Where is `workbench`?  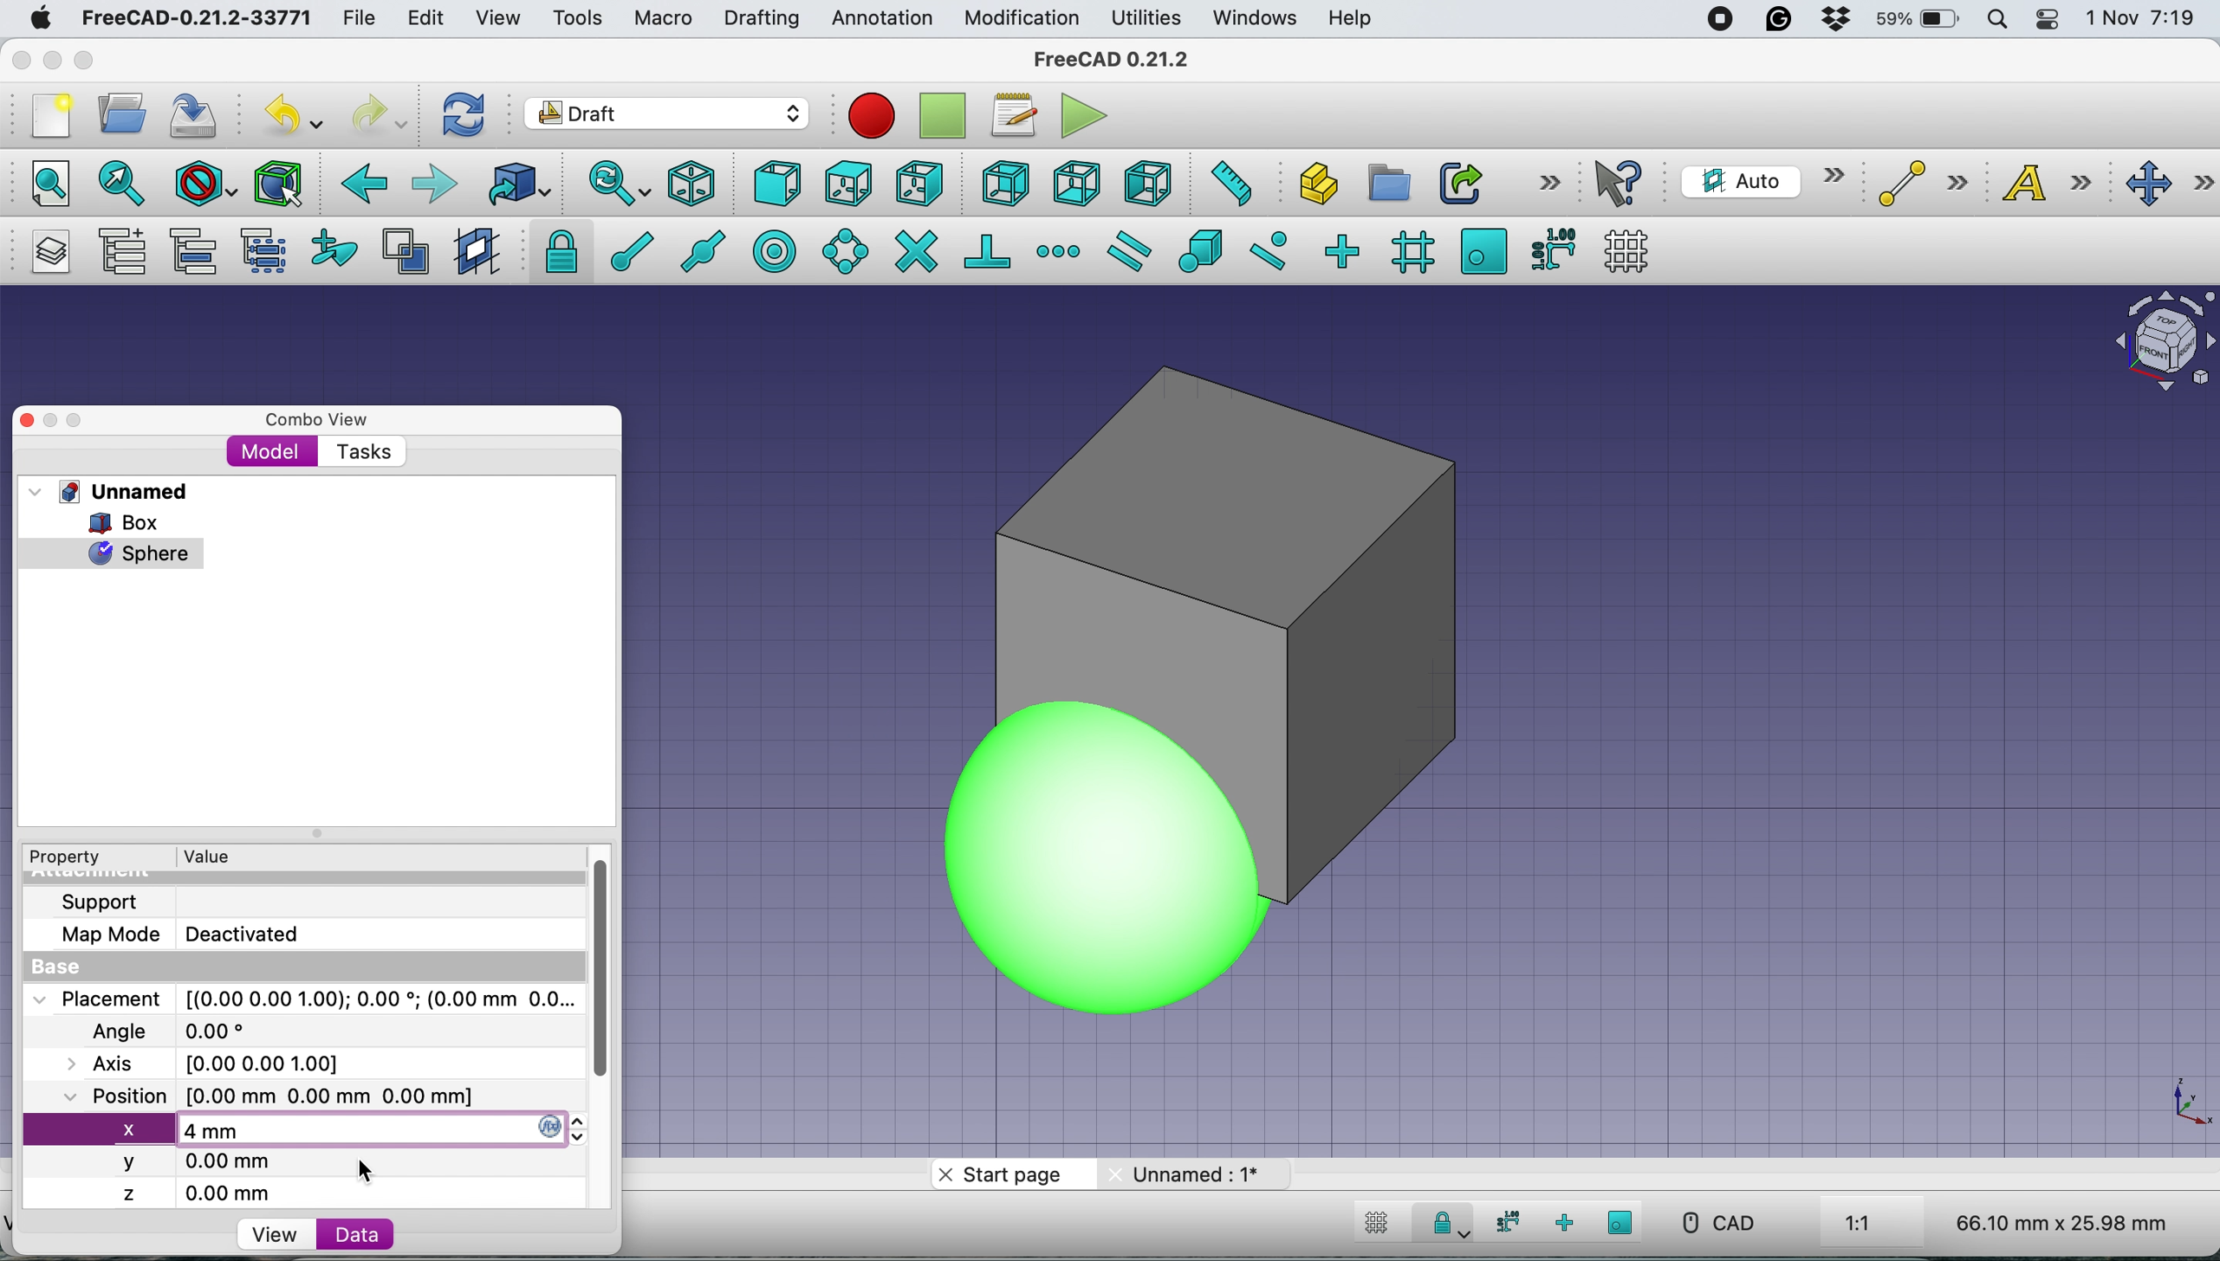
workbench is located at coordinates (668, 116).